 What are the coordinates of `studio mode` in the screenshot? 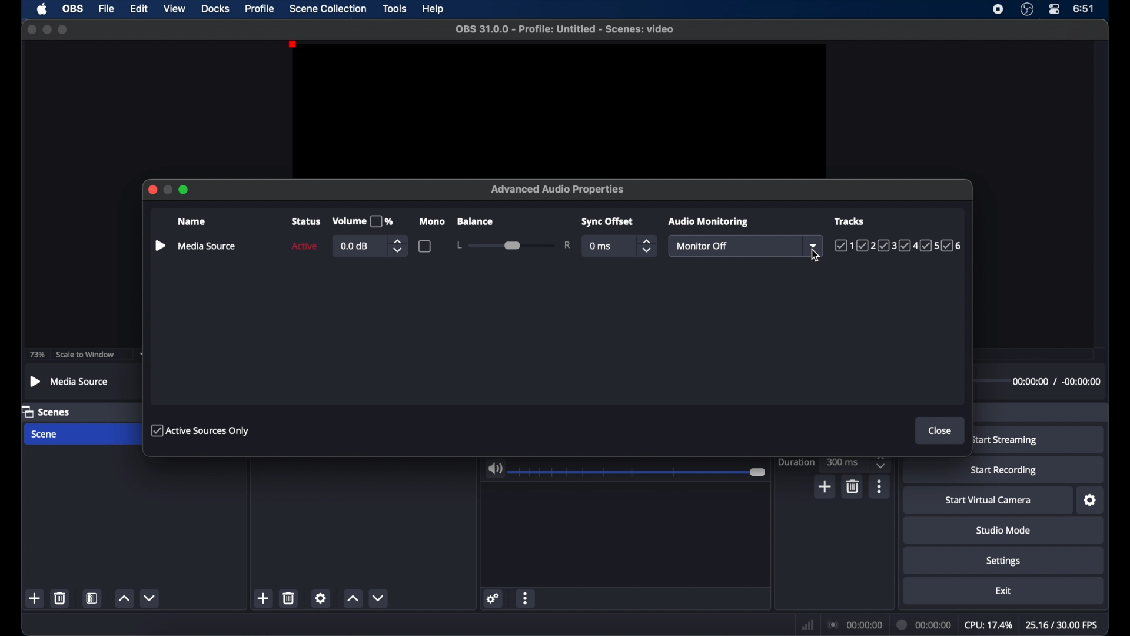 It's located at (1002, 530).